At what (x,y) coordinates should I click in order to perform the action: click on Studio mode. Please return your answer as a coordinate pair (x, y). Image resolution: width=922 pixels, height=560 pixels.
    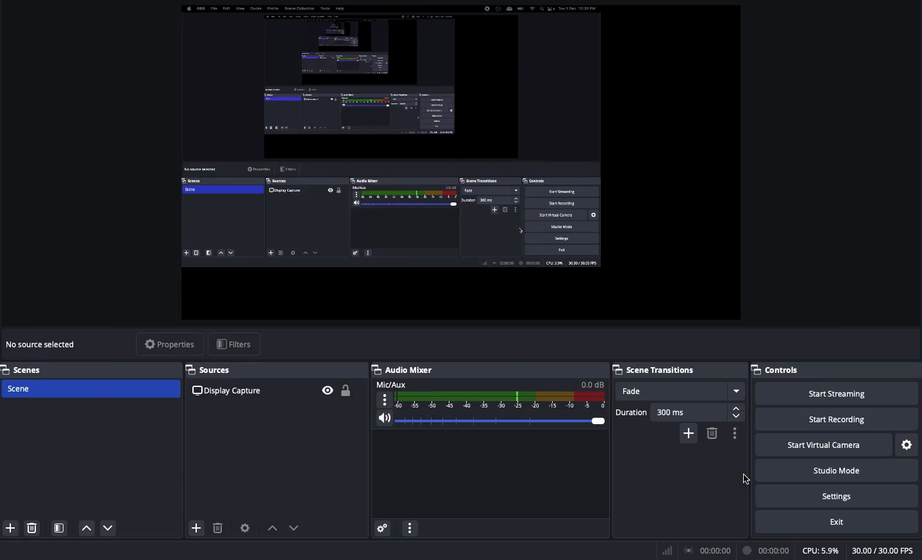
    Looking at the image, I should click on (850, 471).